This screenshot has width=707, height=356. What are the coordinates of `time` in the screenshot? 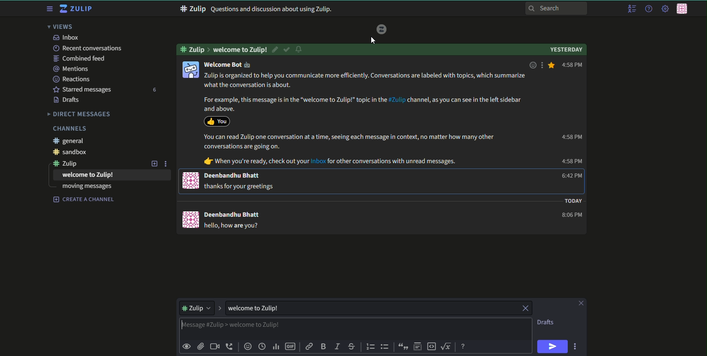 It's located at (263, 347).